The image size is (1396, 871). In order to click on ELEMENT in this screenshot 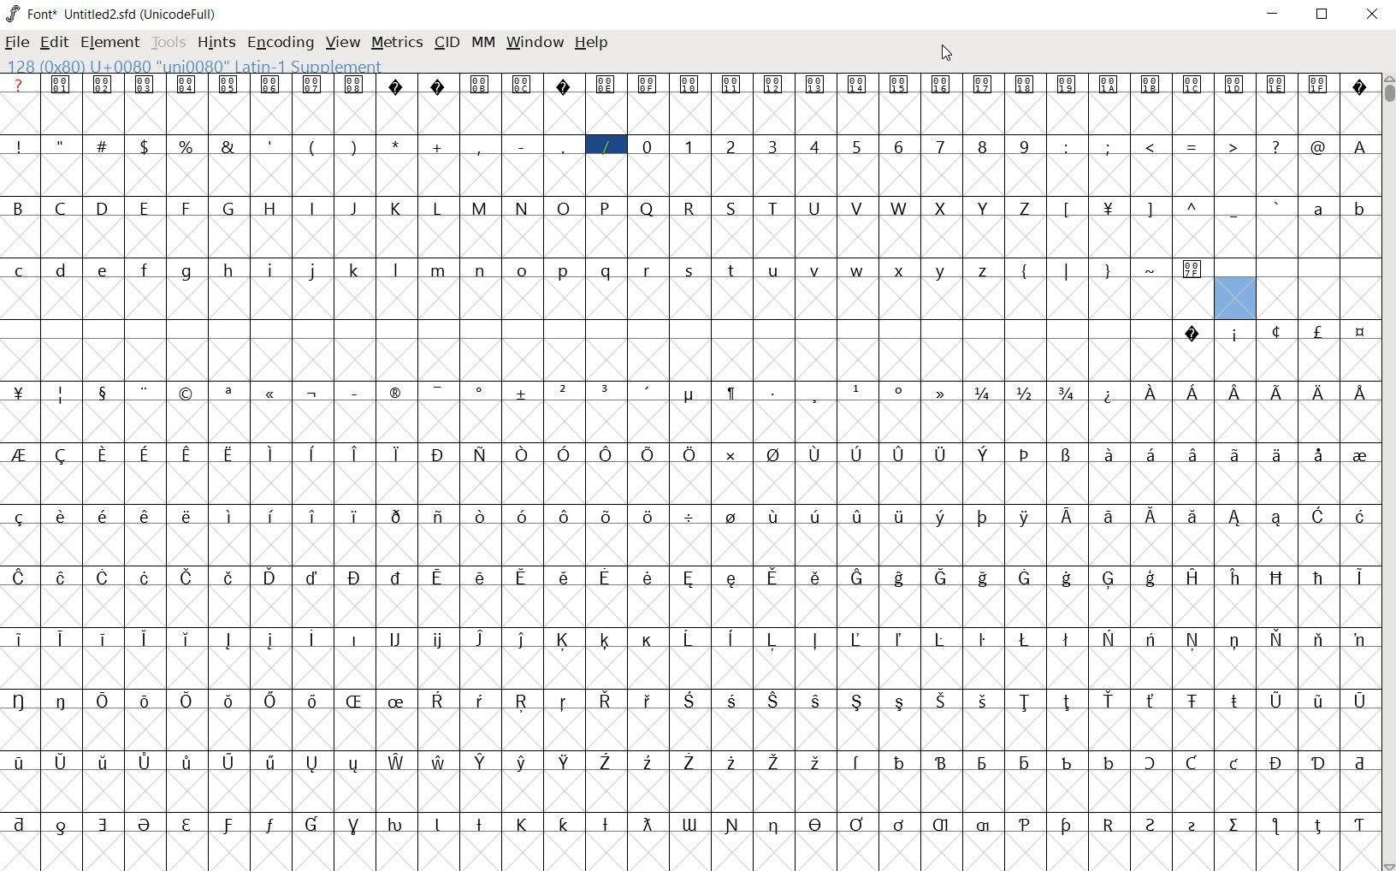, I will do `click(111, 43)`.